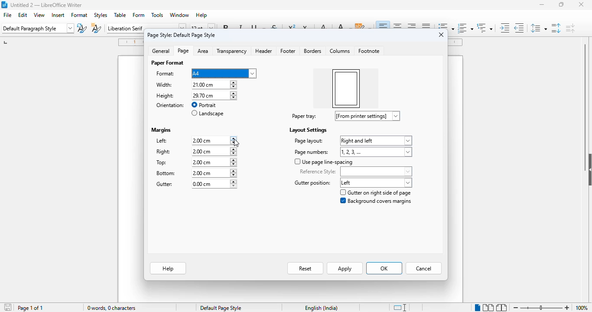 The image size is (592, 312). Describe the element at coordinates (541, 308) in the screenshot. I see `zoom in or zoom out bar` at that location.